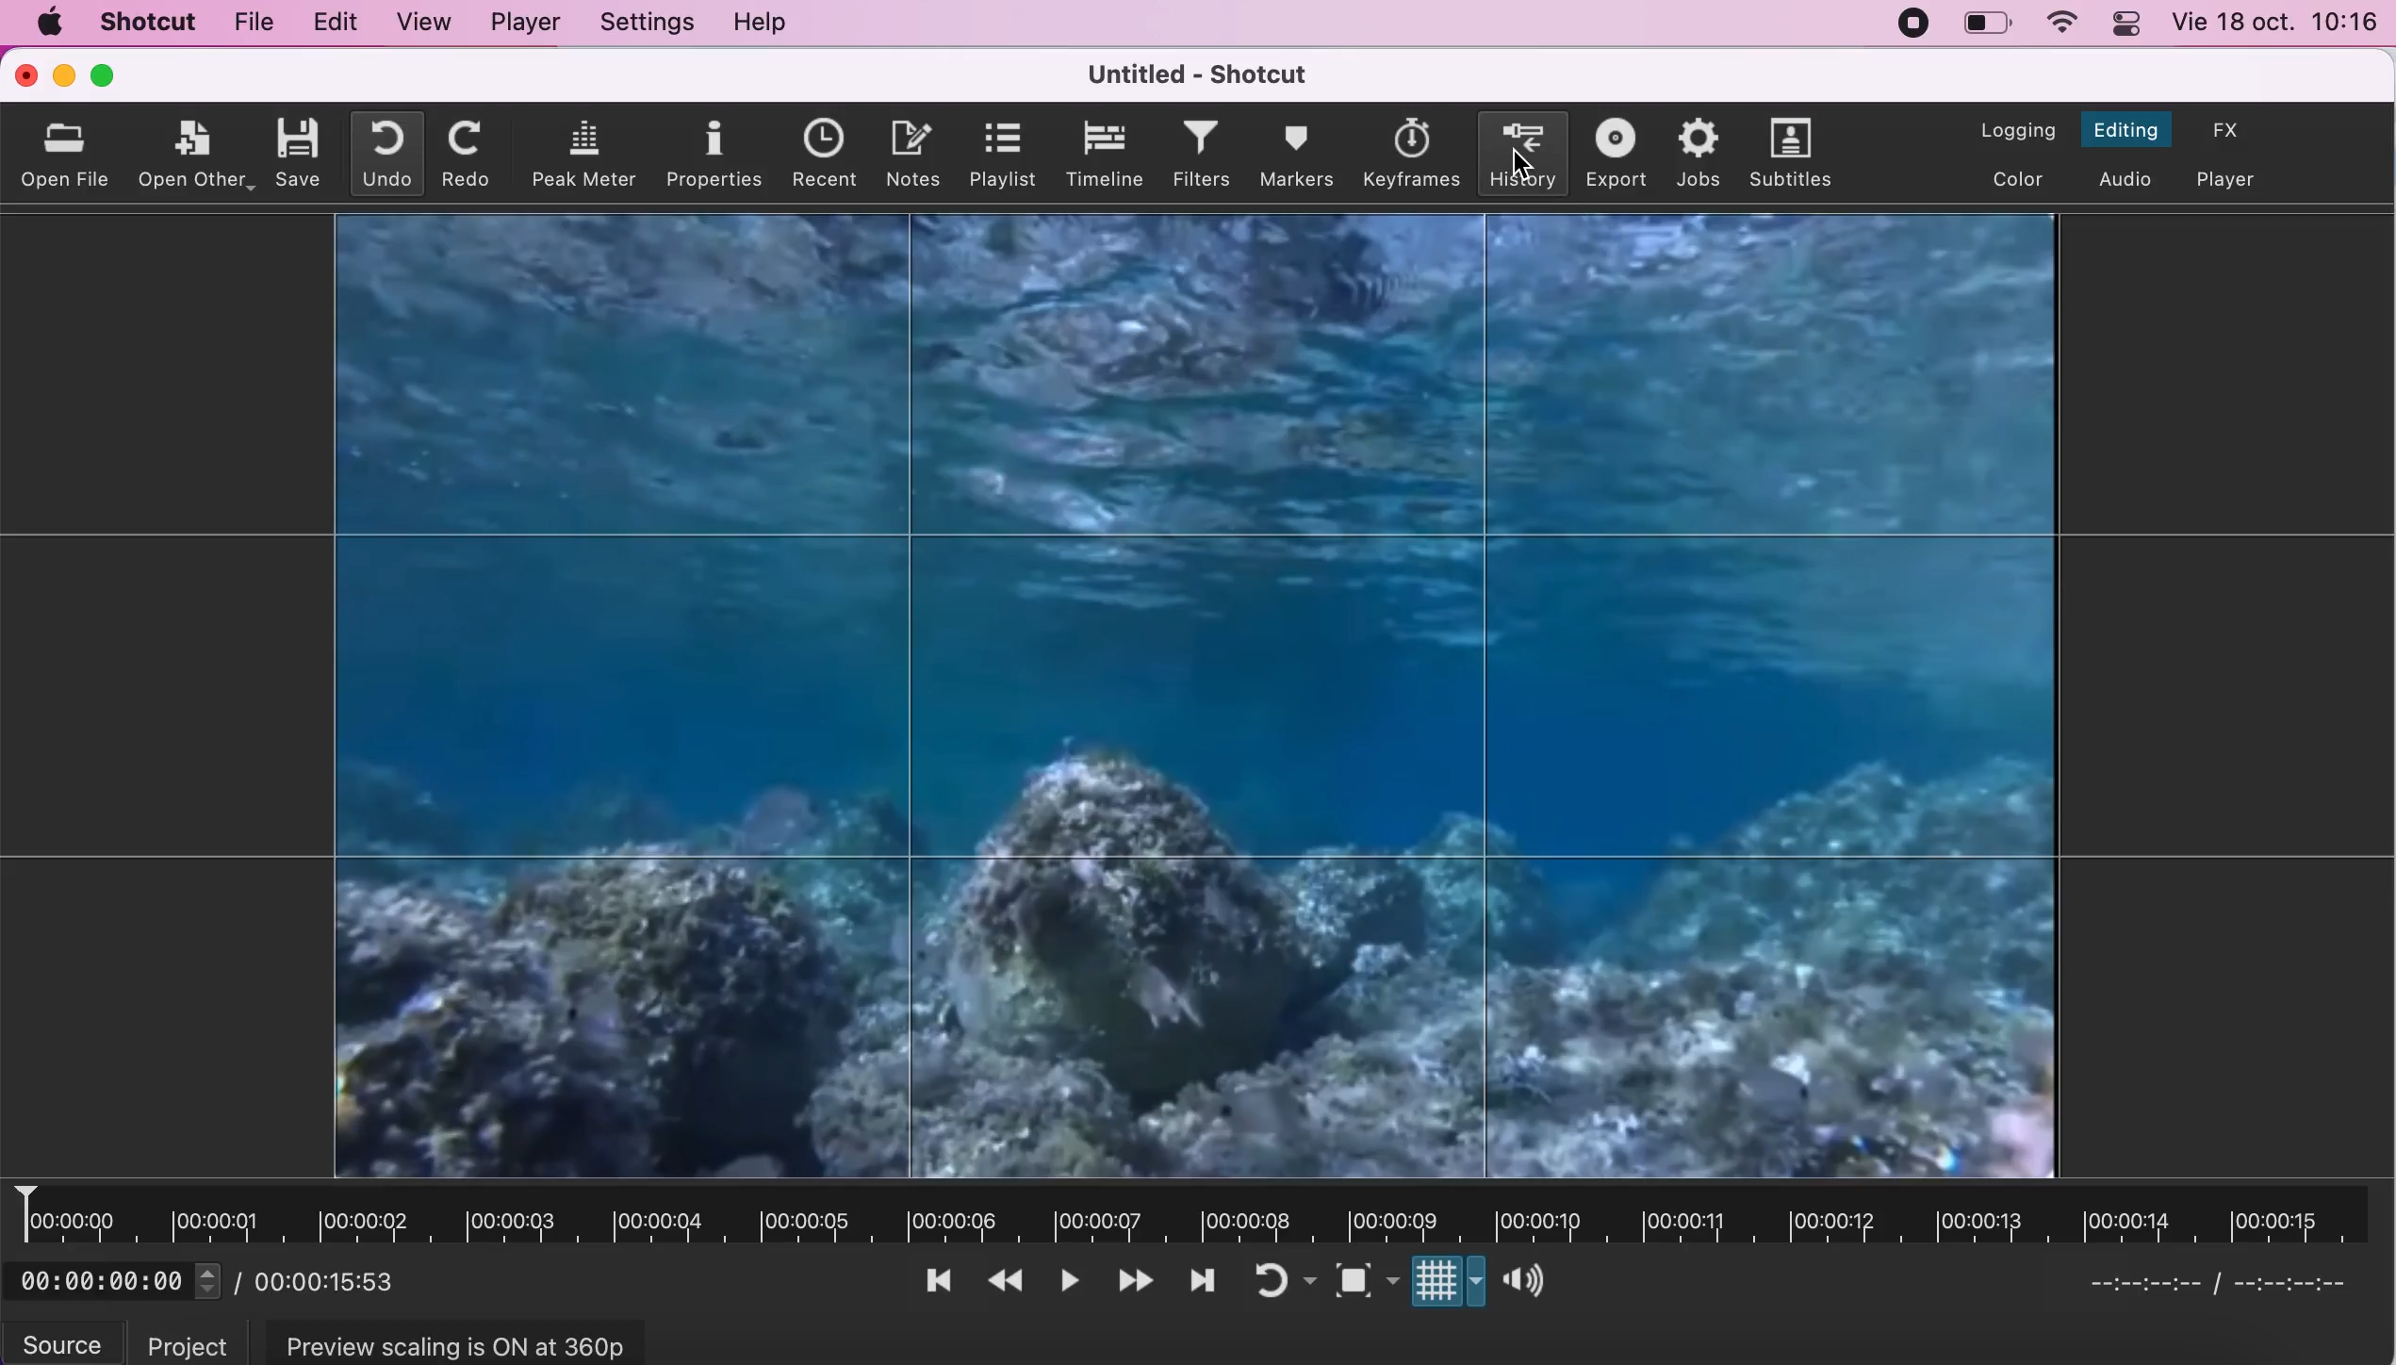 This screenshot has height=1365, width=2396. What do you see at coordinates (1905, 24) in the screenshot?
I see `recording stopped` at bounding box center [1905, 24].